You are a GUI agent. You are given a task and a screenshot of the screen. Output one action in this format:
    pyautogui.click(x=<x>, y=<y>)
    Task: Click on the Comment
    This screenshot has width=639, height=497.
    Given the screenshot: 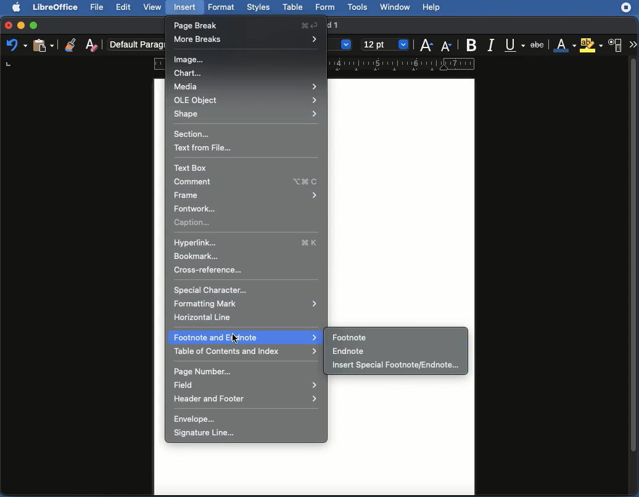 What is the action you would take?
    pyautogui.click(x=245, y=181)
    